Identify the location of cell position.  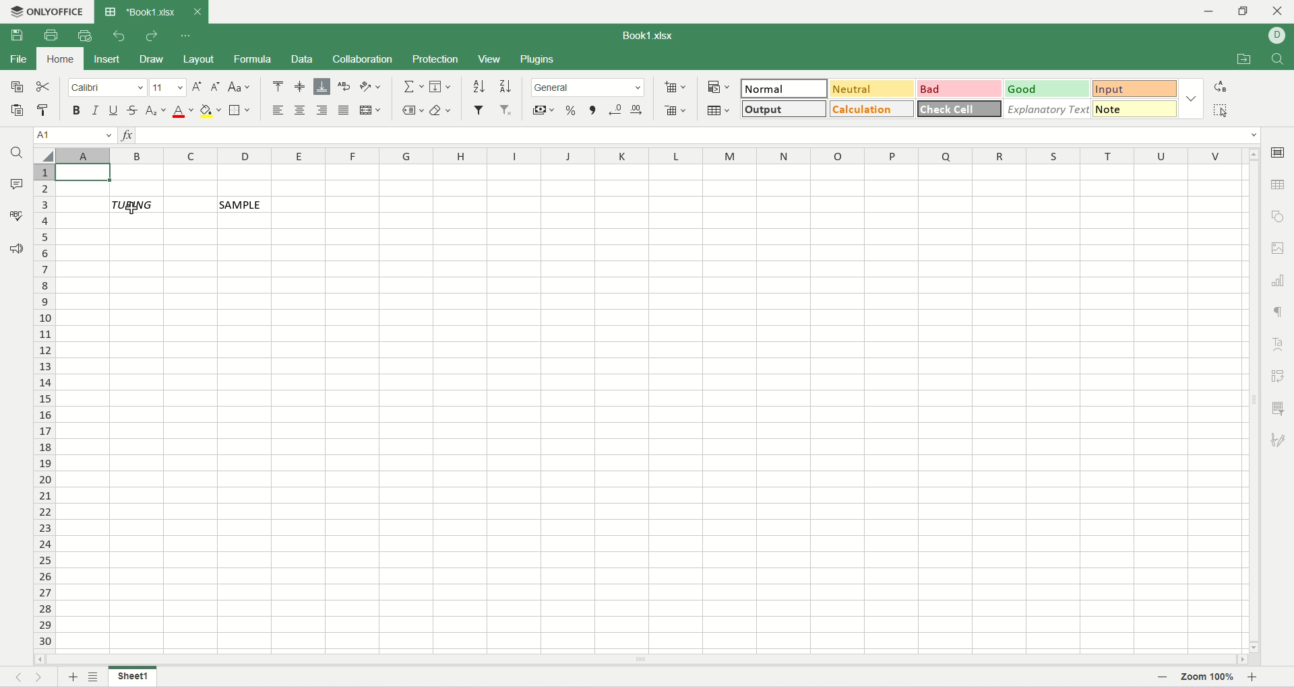
(77, 135).